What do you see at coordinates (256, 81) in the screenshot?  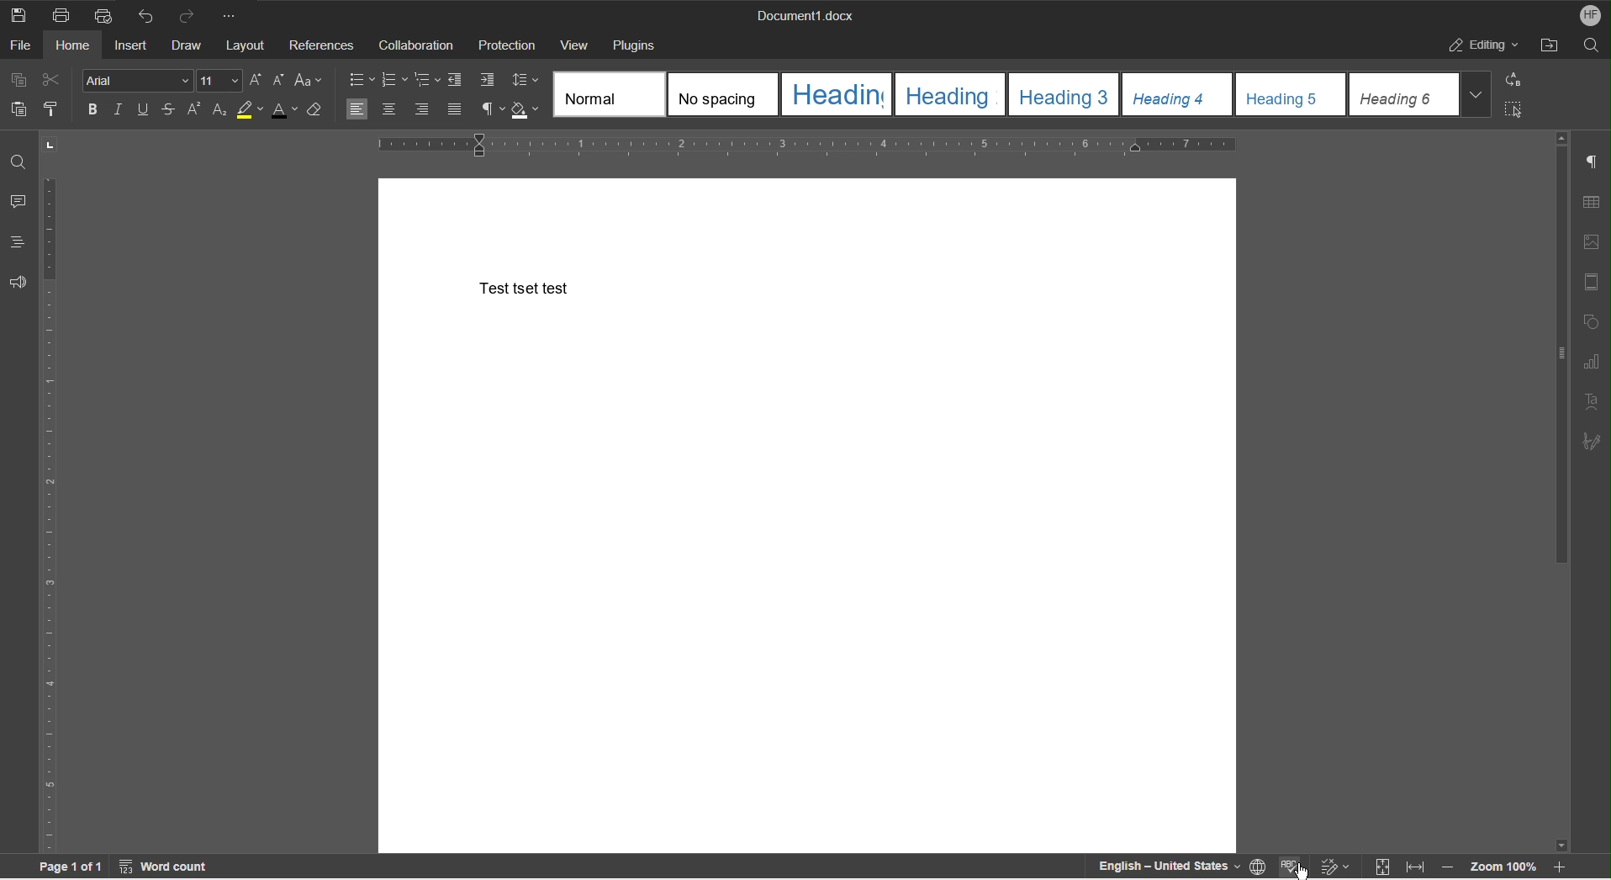 I see `Increase Font Size` at bounding box center [256, 81].